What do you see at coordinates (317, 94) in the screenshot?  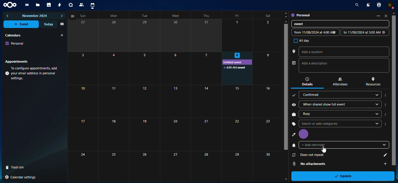 I see `confirmed` at bounding box center [317, 94].